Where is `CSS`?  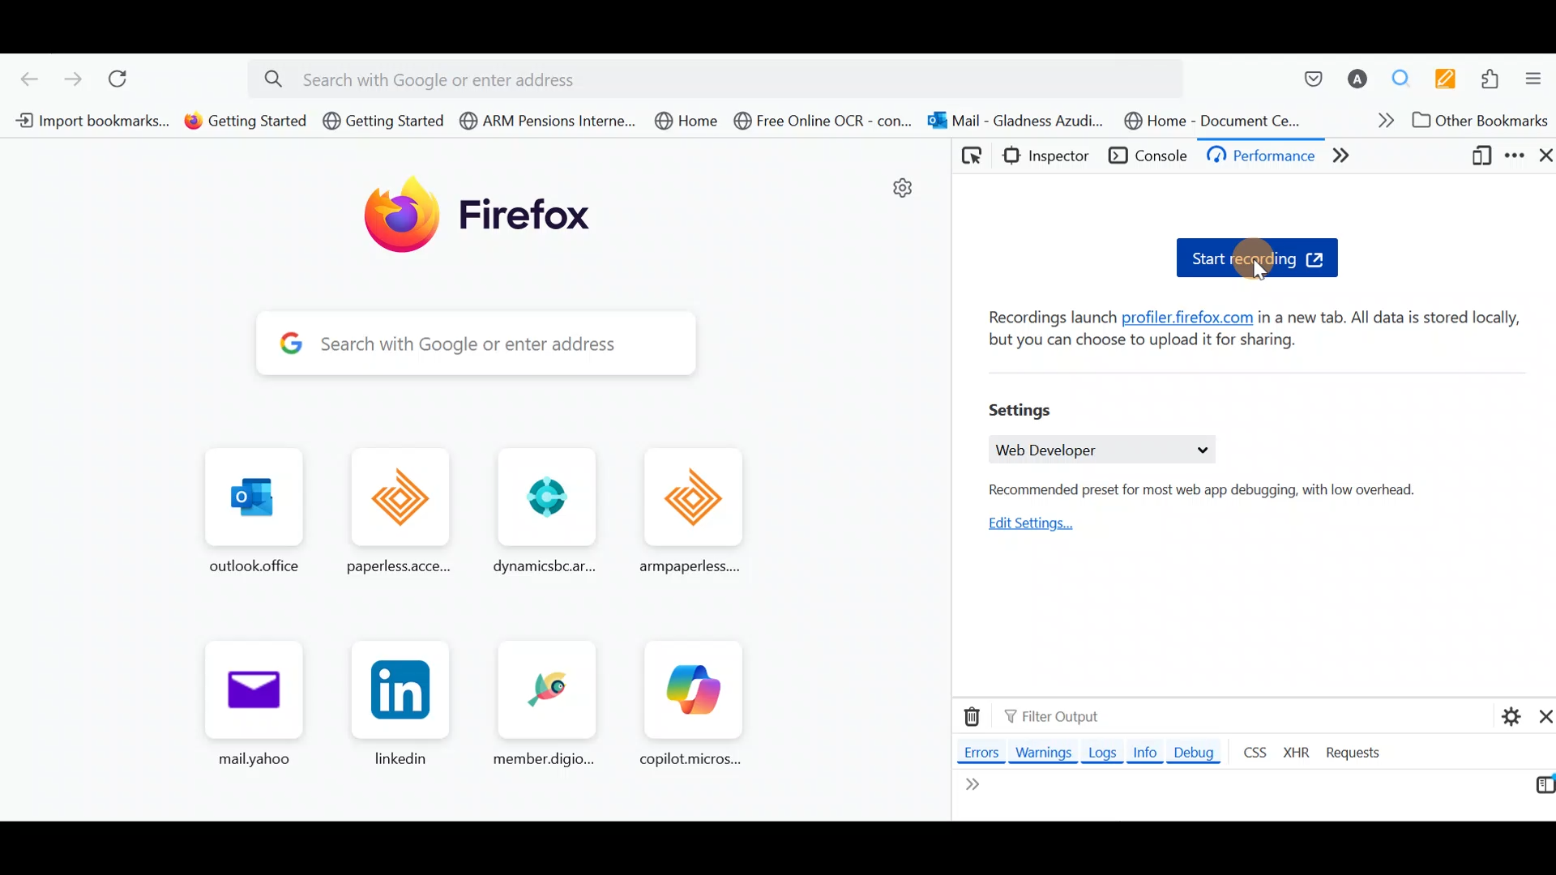 CSS is located at coordinates (1253, 751).